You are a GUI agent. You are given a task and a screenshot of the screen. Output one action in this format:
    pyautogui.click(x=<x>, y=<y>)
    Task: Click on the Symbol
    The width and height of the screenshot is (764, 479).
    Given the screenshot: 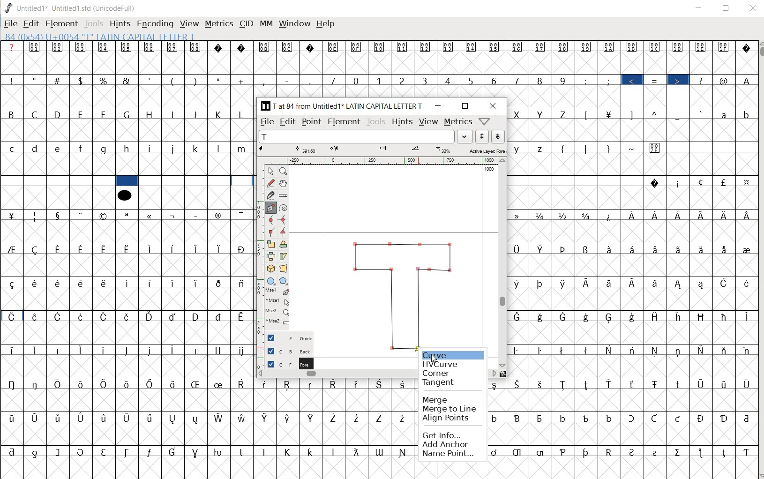 What is the action you would take?
    pyautogui.click(x=195, y=384)
    